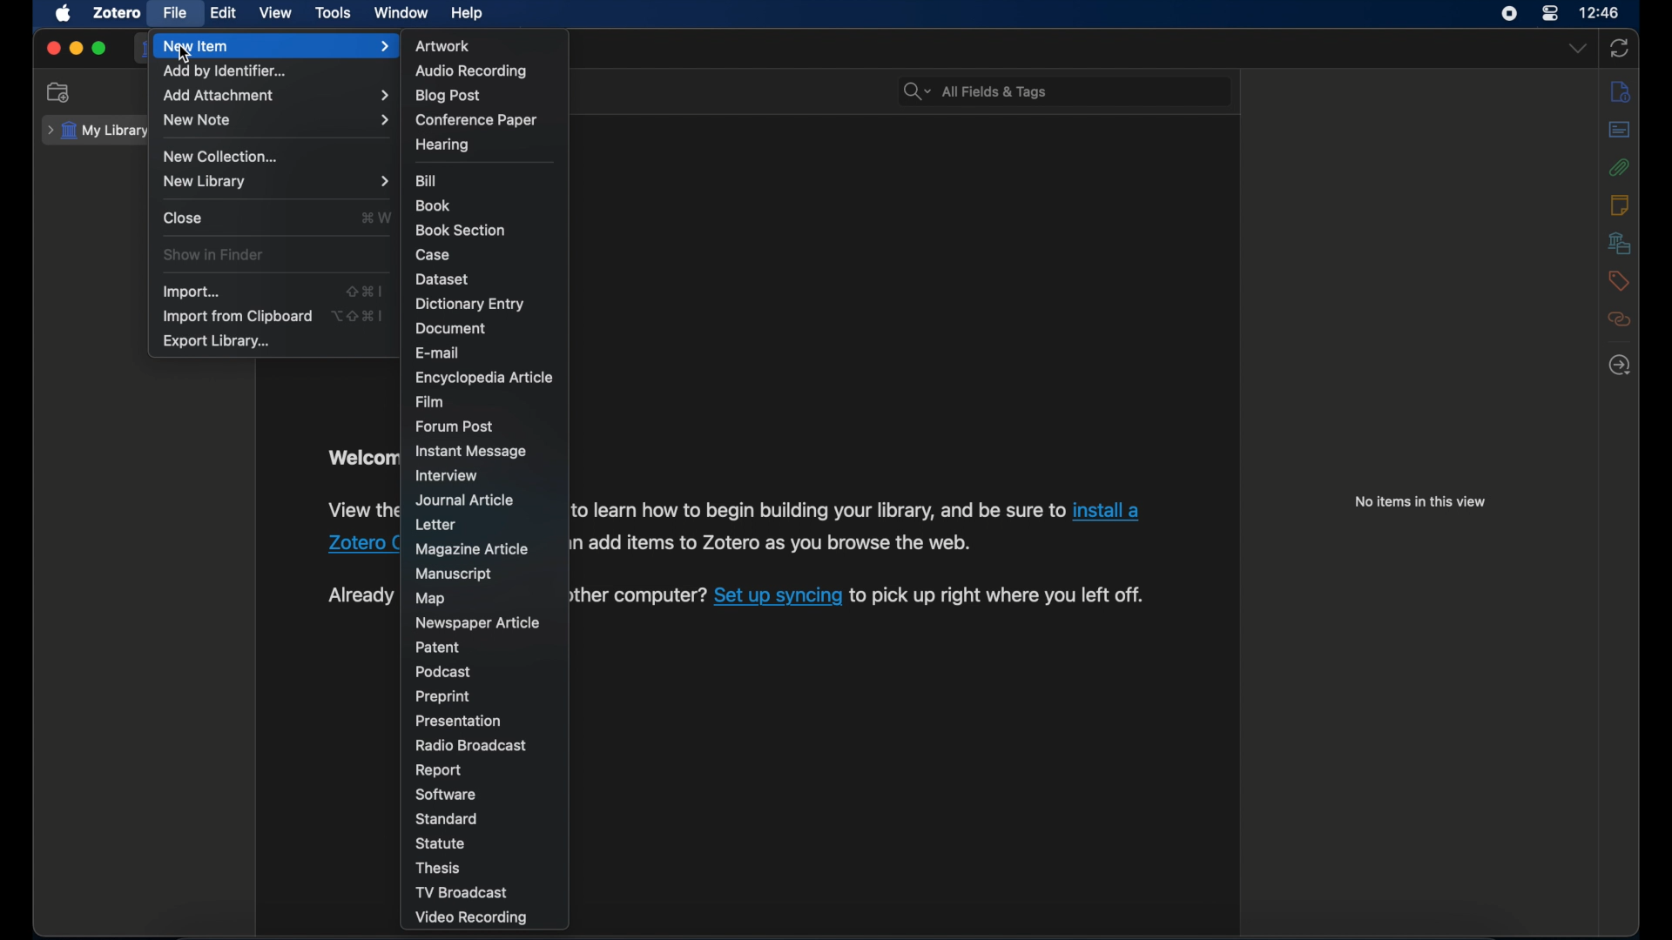  Describe the element at coordinates (1420, 501) in the screenshot. I see `no items in this  view` at that location.